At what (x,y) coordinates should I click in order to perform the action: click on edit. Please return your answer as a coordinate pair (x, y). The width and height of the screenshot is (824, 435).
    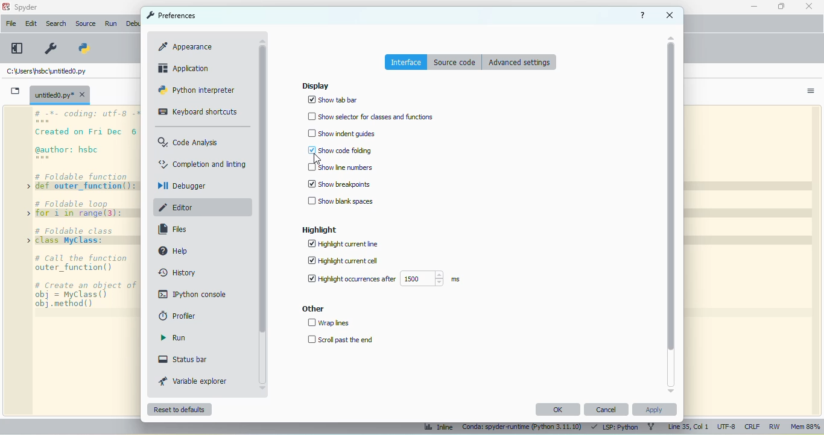
    Looking at the image, I should click on (30, 23).